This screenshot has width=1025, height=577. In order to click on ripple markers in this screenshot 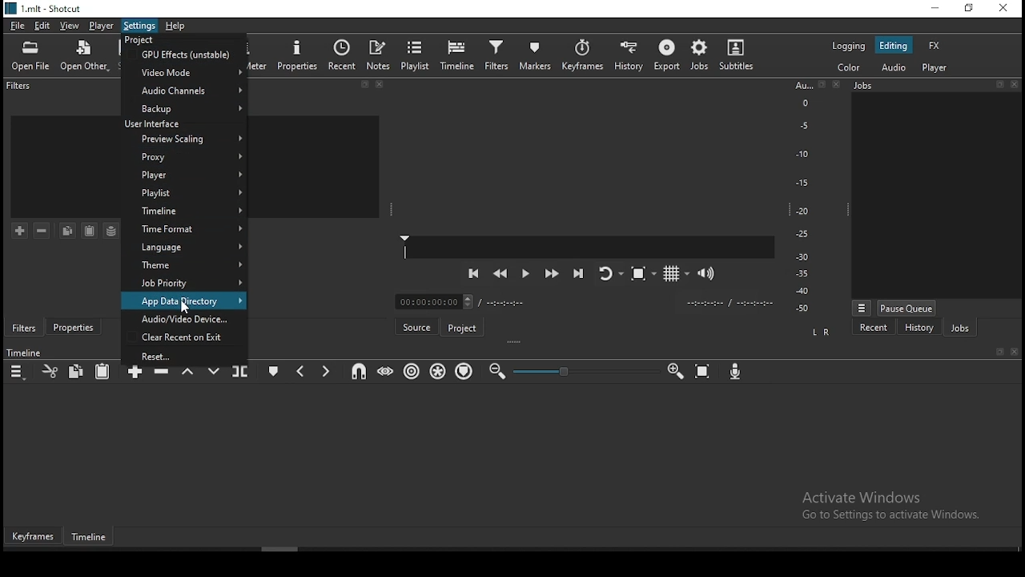, I will do `click(464, 372)`.